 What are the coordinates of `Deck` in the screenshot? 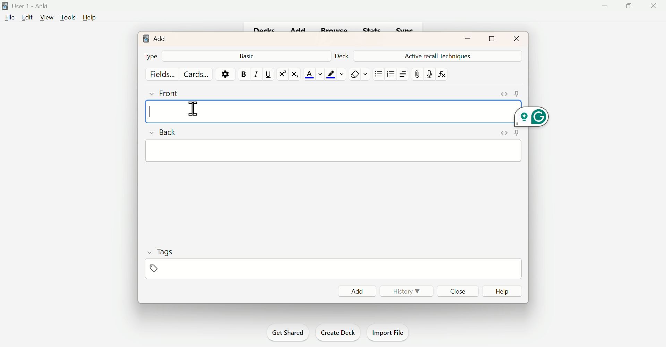 It's located at (340, 54).